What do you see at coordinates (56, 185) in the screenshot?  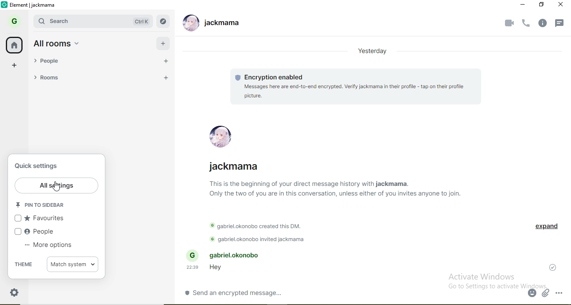 I see `all settings` at bounding box center [56, 185].